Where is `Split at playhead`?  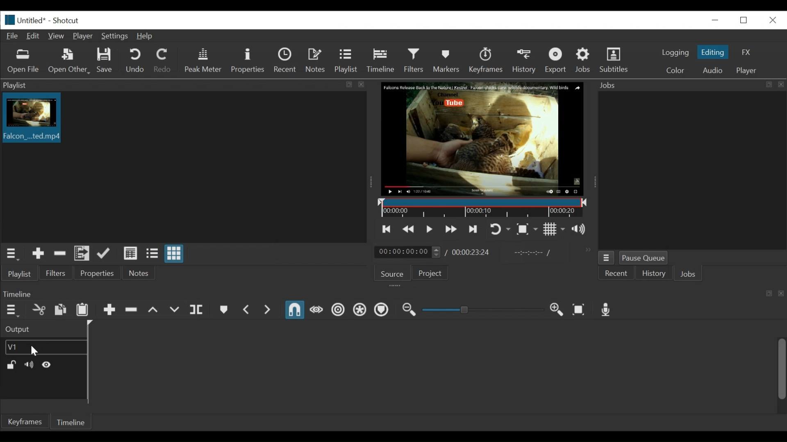 Split at playhead is located at coordinates (196, 310).